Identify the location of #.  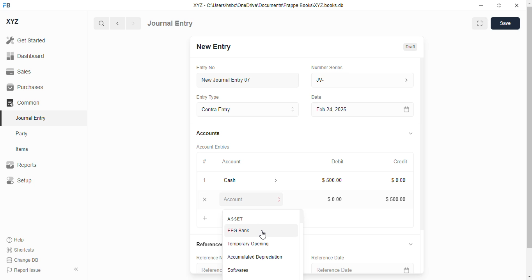
(205, 161).